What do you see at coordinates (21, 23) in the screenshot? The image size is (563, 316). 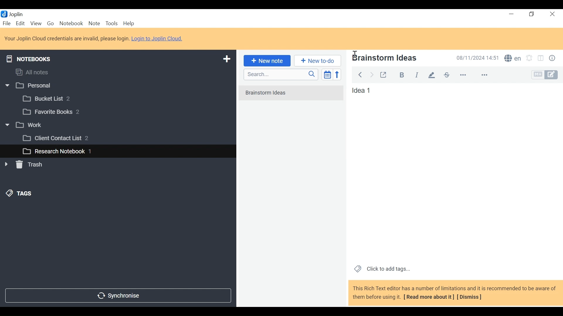 I see `Edit` at bounding box center [21, 23].